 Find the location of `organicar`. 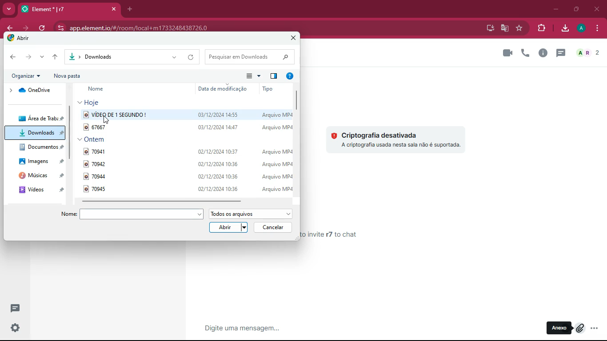

organicar is located at coordinates (27, 77).